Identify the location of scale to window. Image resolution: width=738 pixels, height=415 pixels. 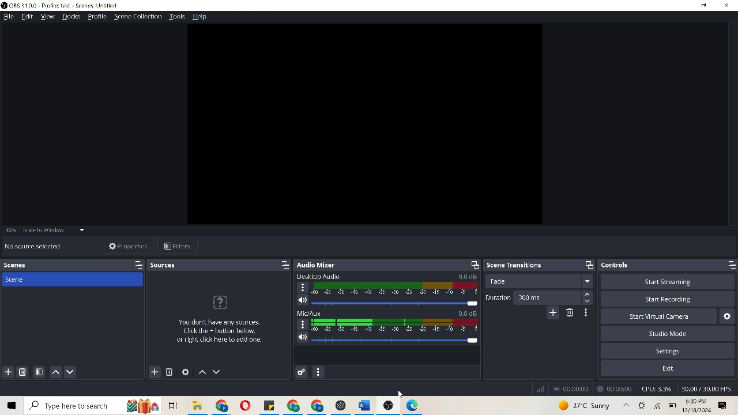
(53, 232).